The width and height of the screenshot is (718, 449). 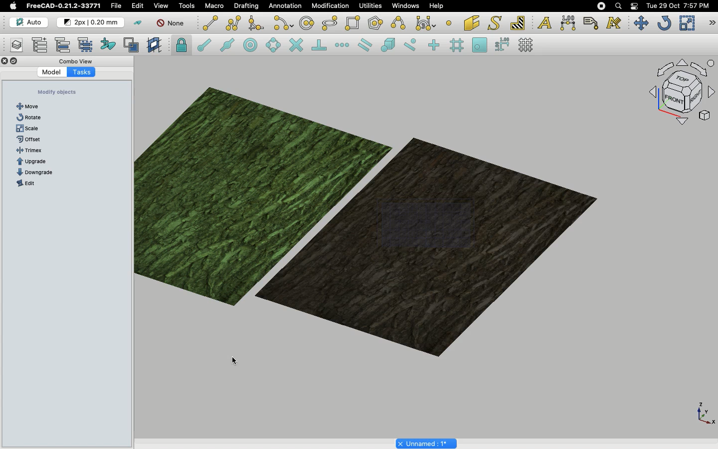 I want to click on  Timer, so click(x=34, y=151).